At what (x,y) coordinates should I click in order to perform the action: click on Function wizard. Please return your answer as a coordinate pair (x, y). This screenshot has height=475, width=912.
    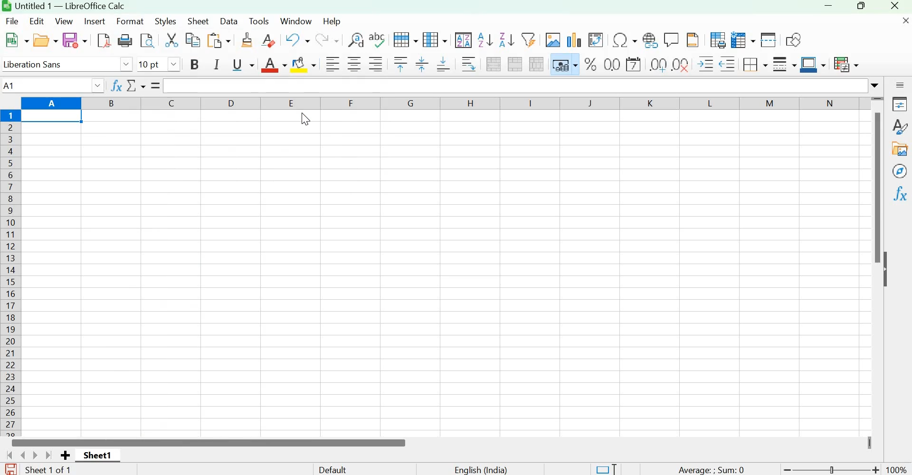
    Looking at the image, I should click on (117, 85).